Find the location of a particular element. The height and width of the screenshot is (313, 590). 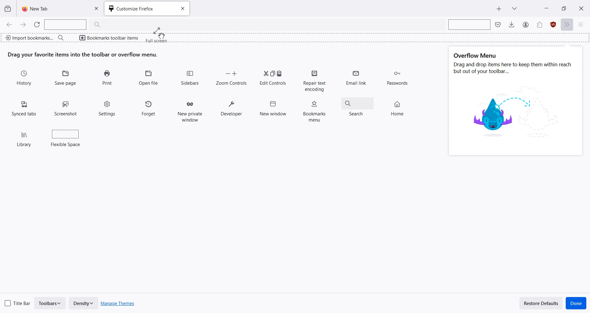

Screenshot is located at coordinates (67, 106).